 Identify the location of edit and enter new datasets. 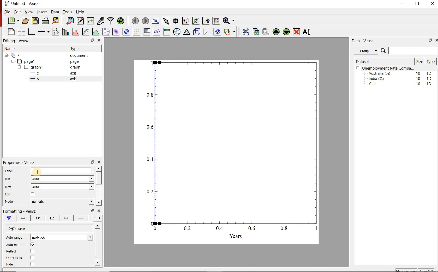
(81, 20).